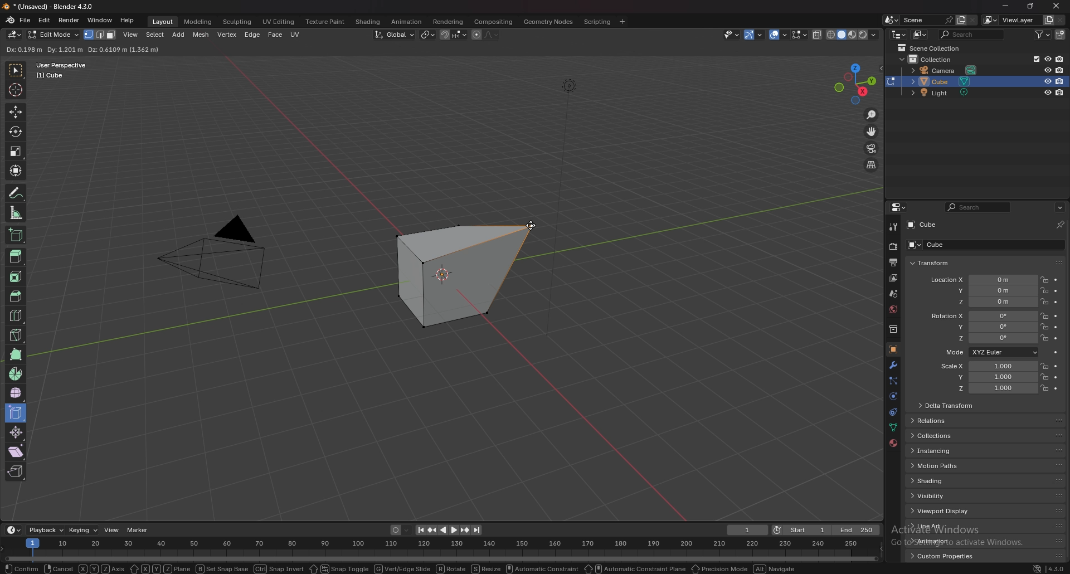 Image resolution: width=1070 pixels, height=574 pixels. What do you see at coordinates (477, 35) in the screenshot?
I see `proportional editing object` at bounding box center [477, 35].